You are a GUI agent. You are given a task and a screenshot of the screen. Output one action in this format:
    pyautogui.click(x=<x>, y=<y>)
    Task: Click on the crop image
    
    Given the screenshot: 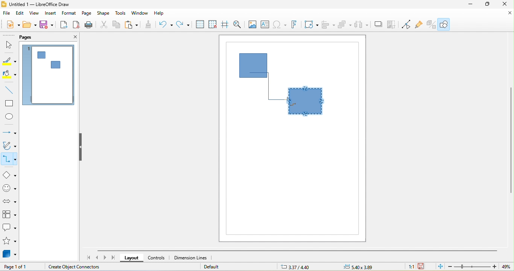 What is the action you would take?
    pyautogui.click(x=393, y=24)
    